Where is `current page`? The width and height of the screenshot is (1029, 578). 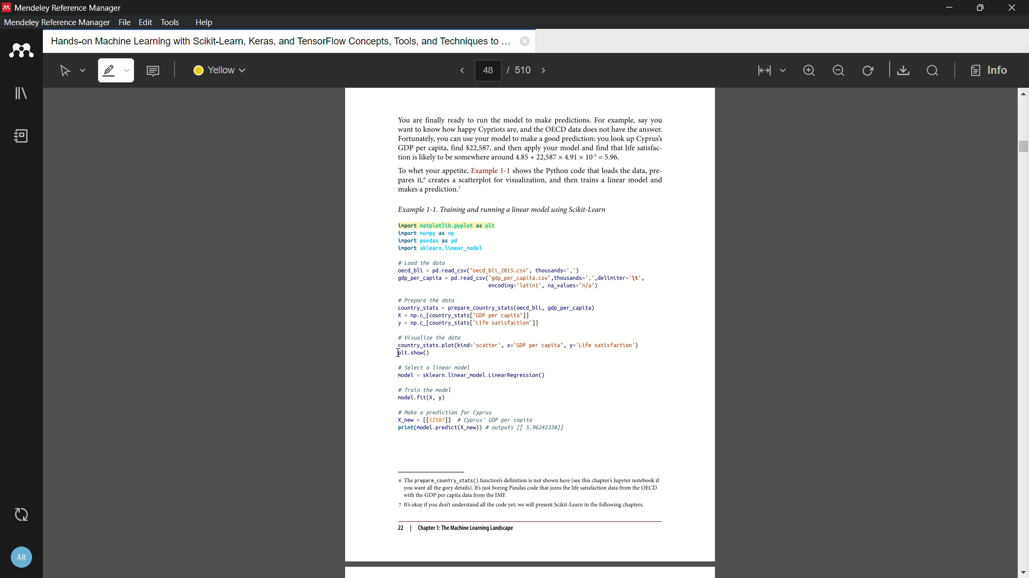
current page is located at coordinates (488, 71).